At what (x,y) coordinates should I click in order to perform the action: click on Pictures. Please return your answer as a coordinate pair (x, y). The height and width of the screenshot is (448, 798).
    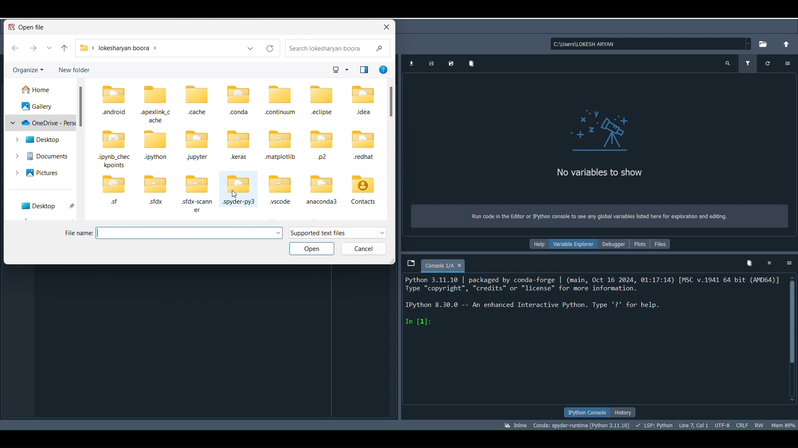
    Looking at the image, I should click on (44, 172).